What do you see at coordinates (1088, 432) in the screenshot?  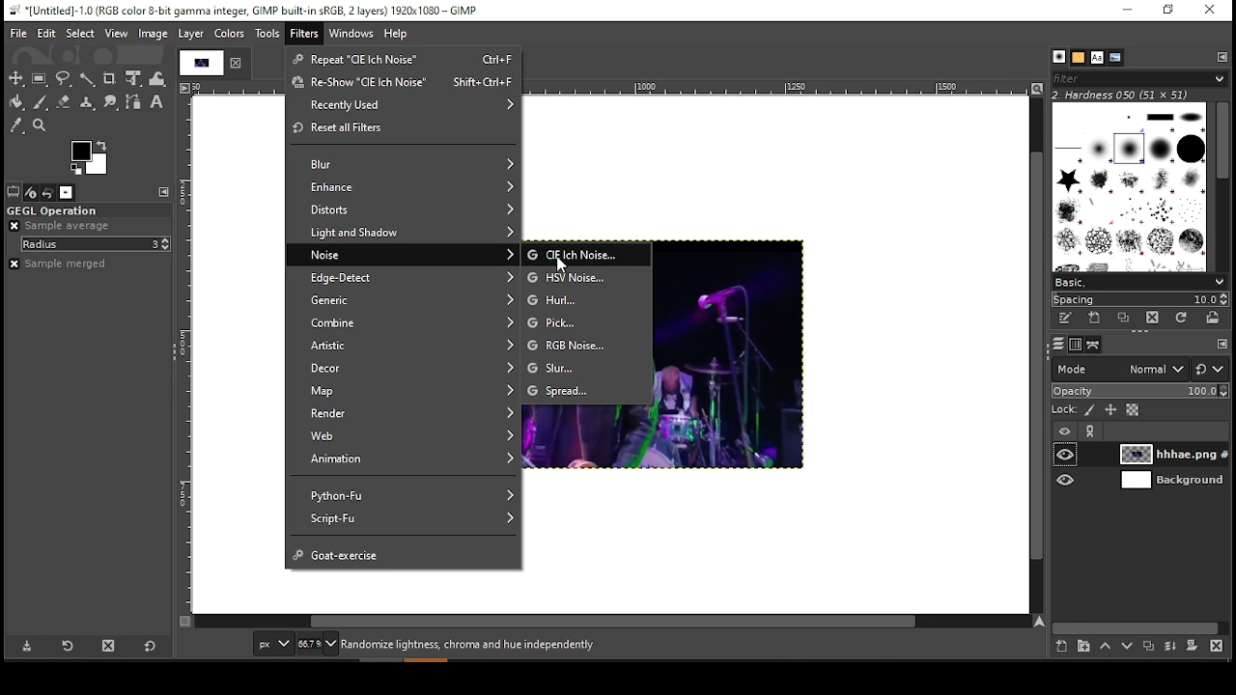 I see `link` at bounding box center [1088, 432].